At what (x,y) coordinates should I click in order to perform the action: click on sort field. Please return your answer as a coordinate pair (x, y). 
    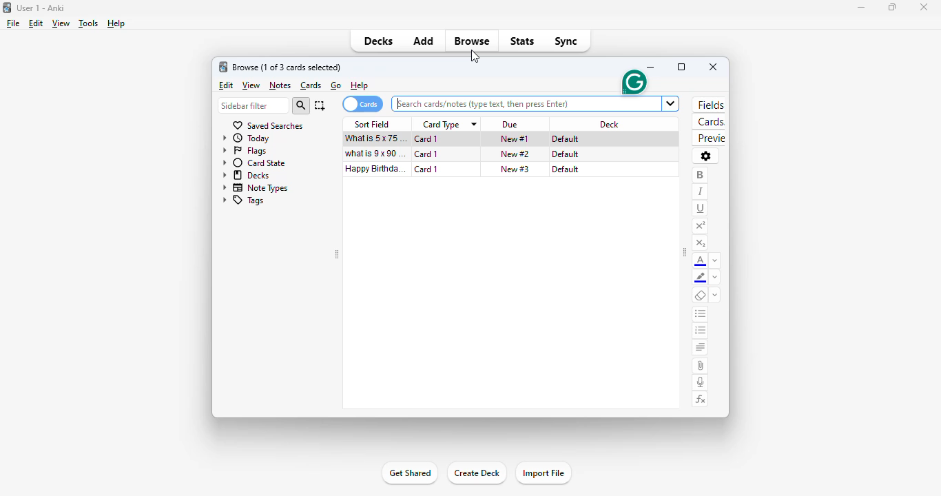
    Looking at the image, I should click on (372, 124).